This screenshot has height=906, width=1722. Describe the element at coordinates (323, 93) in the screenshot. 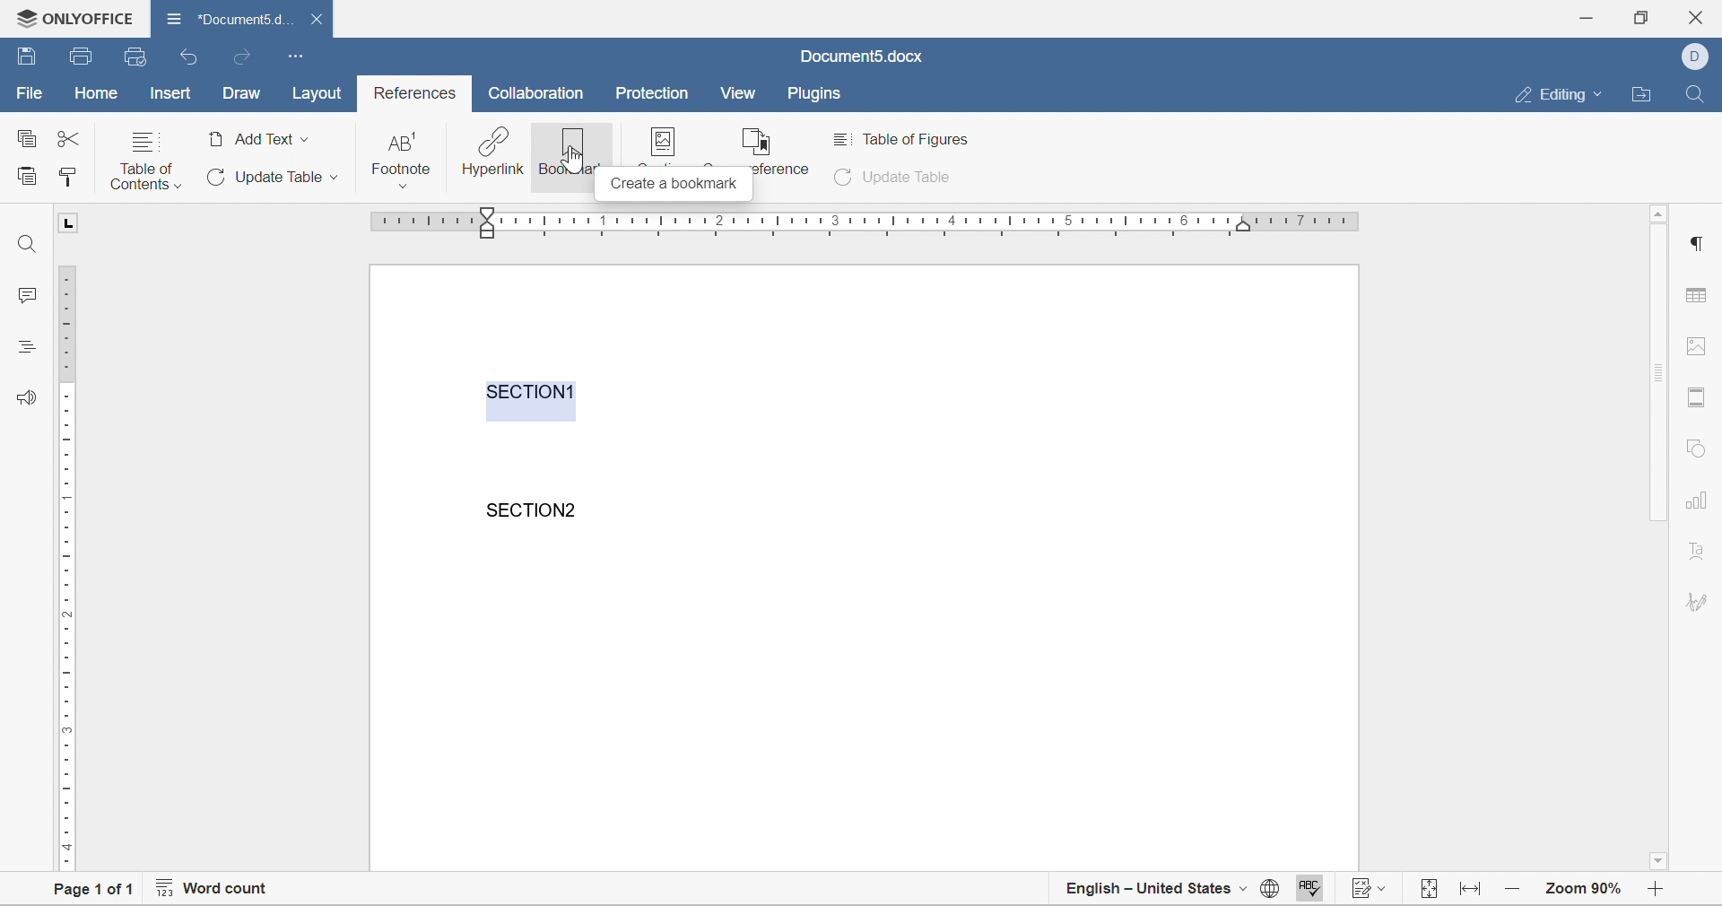

I see `layout` at that location.